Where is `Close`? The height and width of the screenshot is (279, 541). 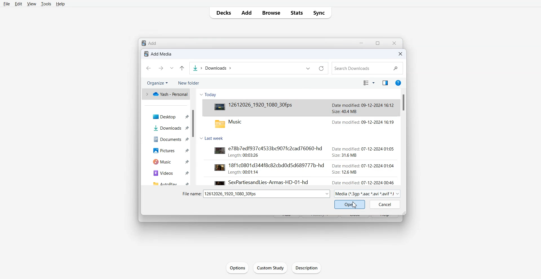 Close is located at coordinates (401, 54).